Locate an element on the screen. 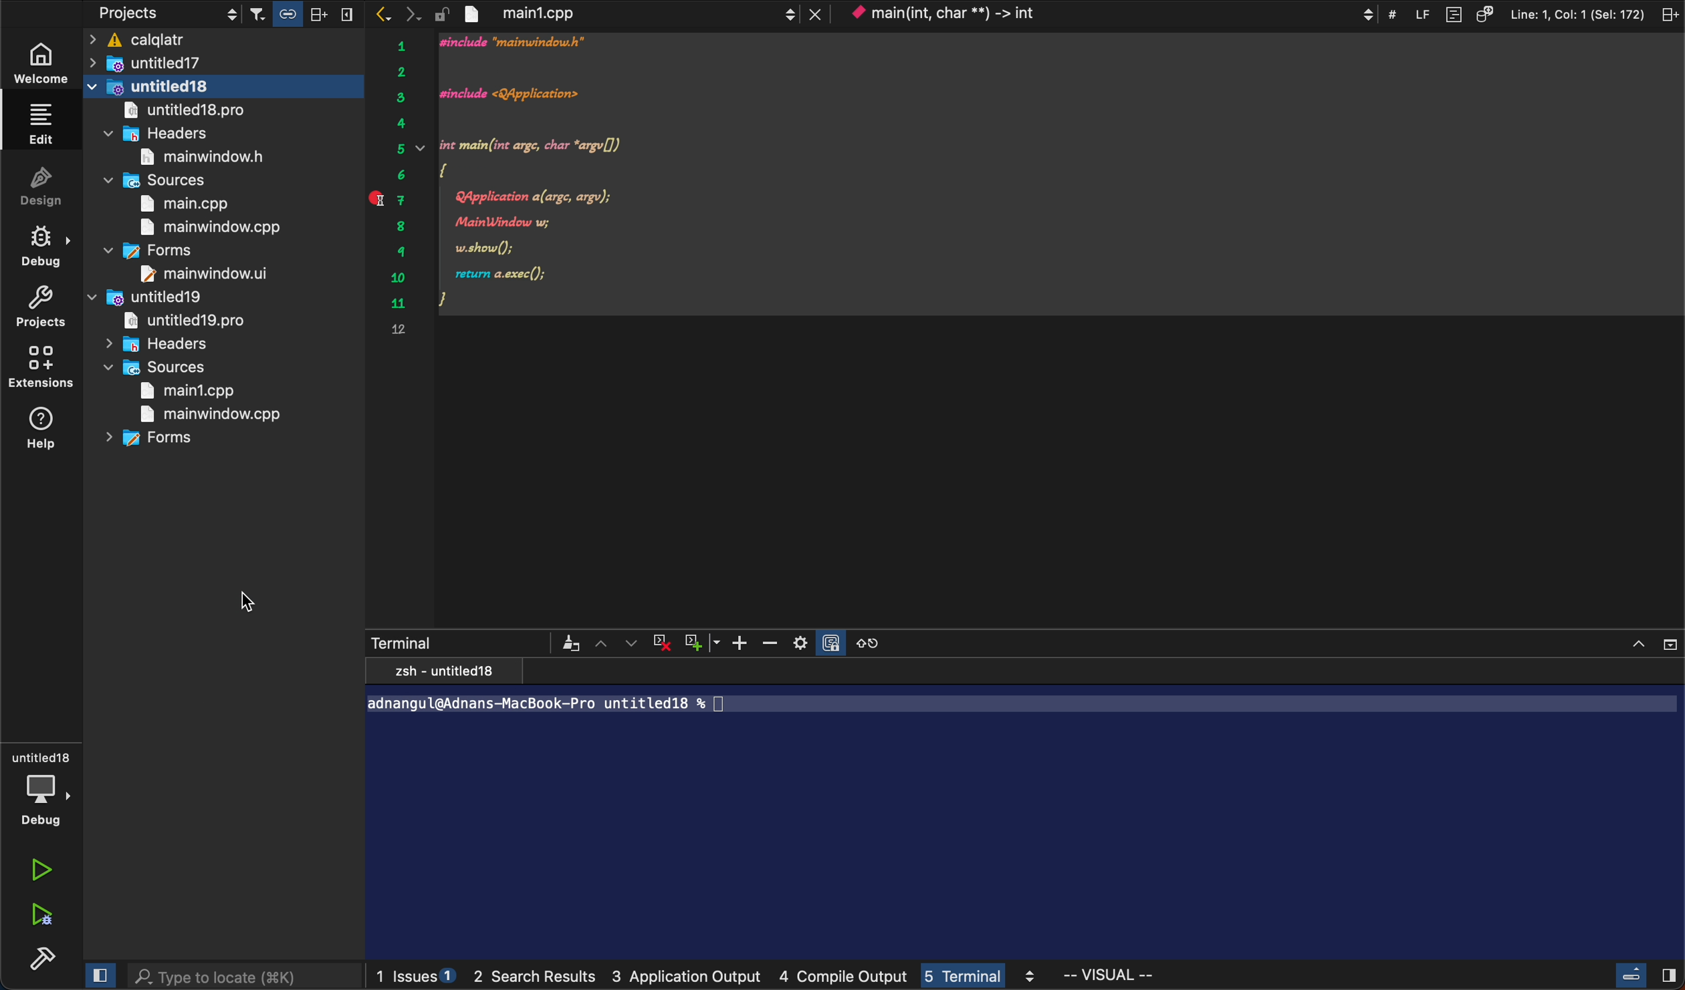 The image size is (1685, 990). previous is located at coordinates (382, 15).